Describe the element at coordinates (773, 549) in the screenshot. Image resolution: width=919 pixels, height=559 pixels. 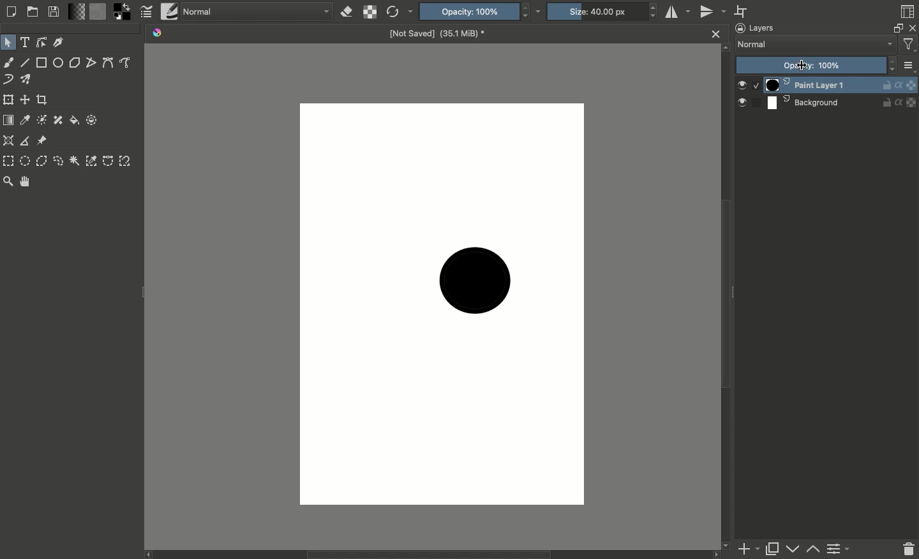
I see `Duplicate layer` at that location.